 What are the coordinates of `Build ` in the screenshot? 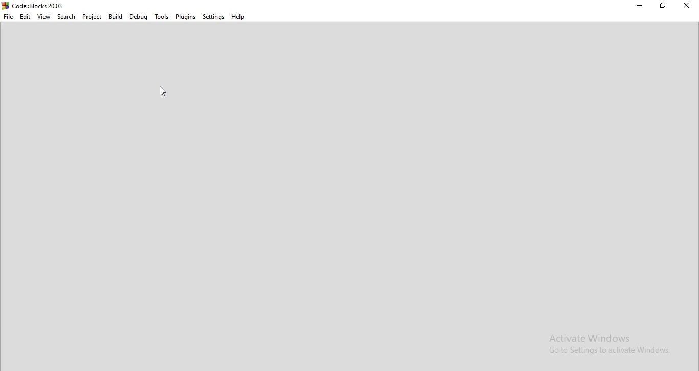 It's located at (115, 17).